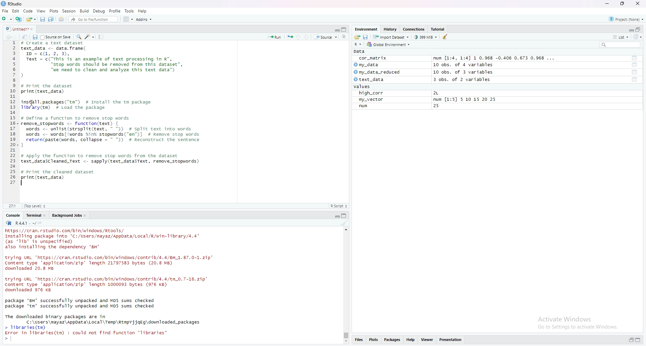 The height and width of the screenshot is (346, 646). I want to click on 399MB, so click(427, 38).